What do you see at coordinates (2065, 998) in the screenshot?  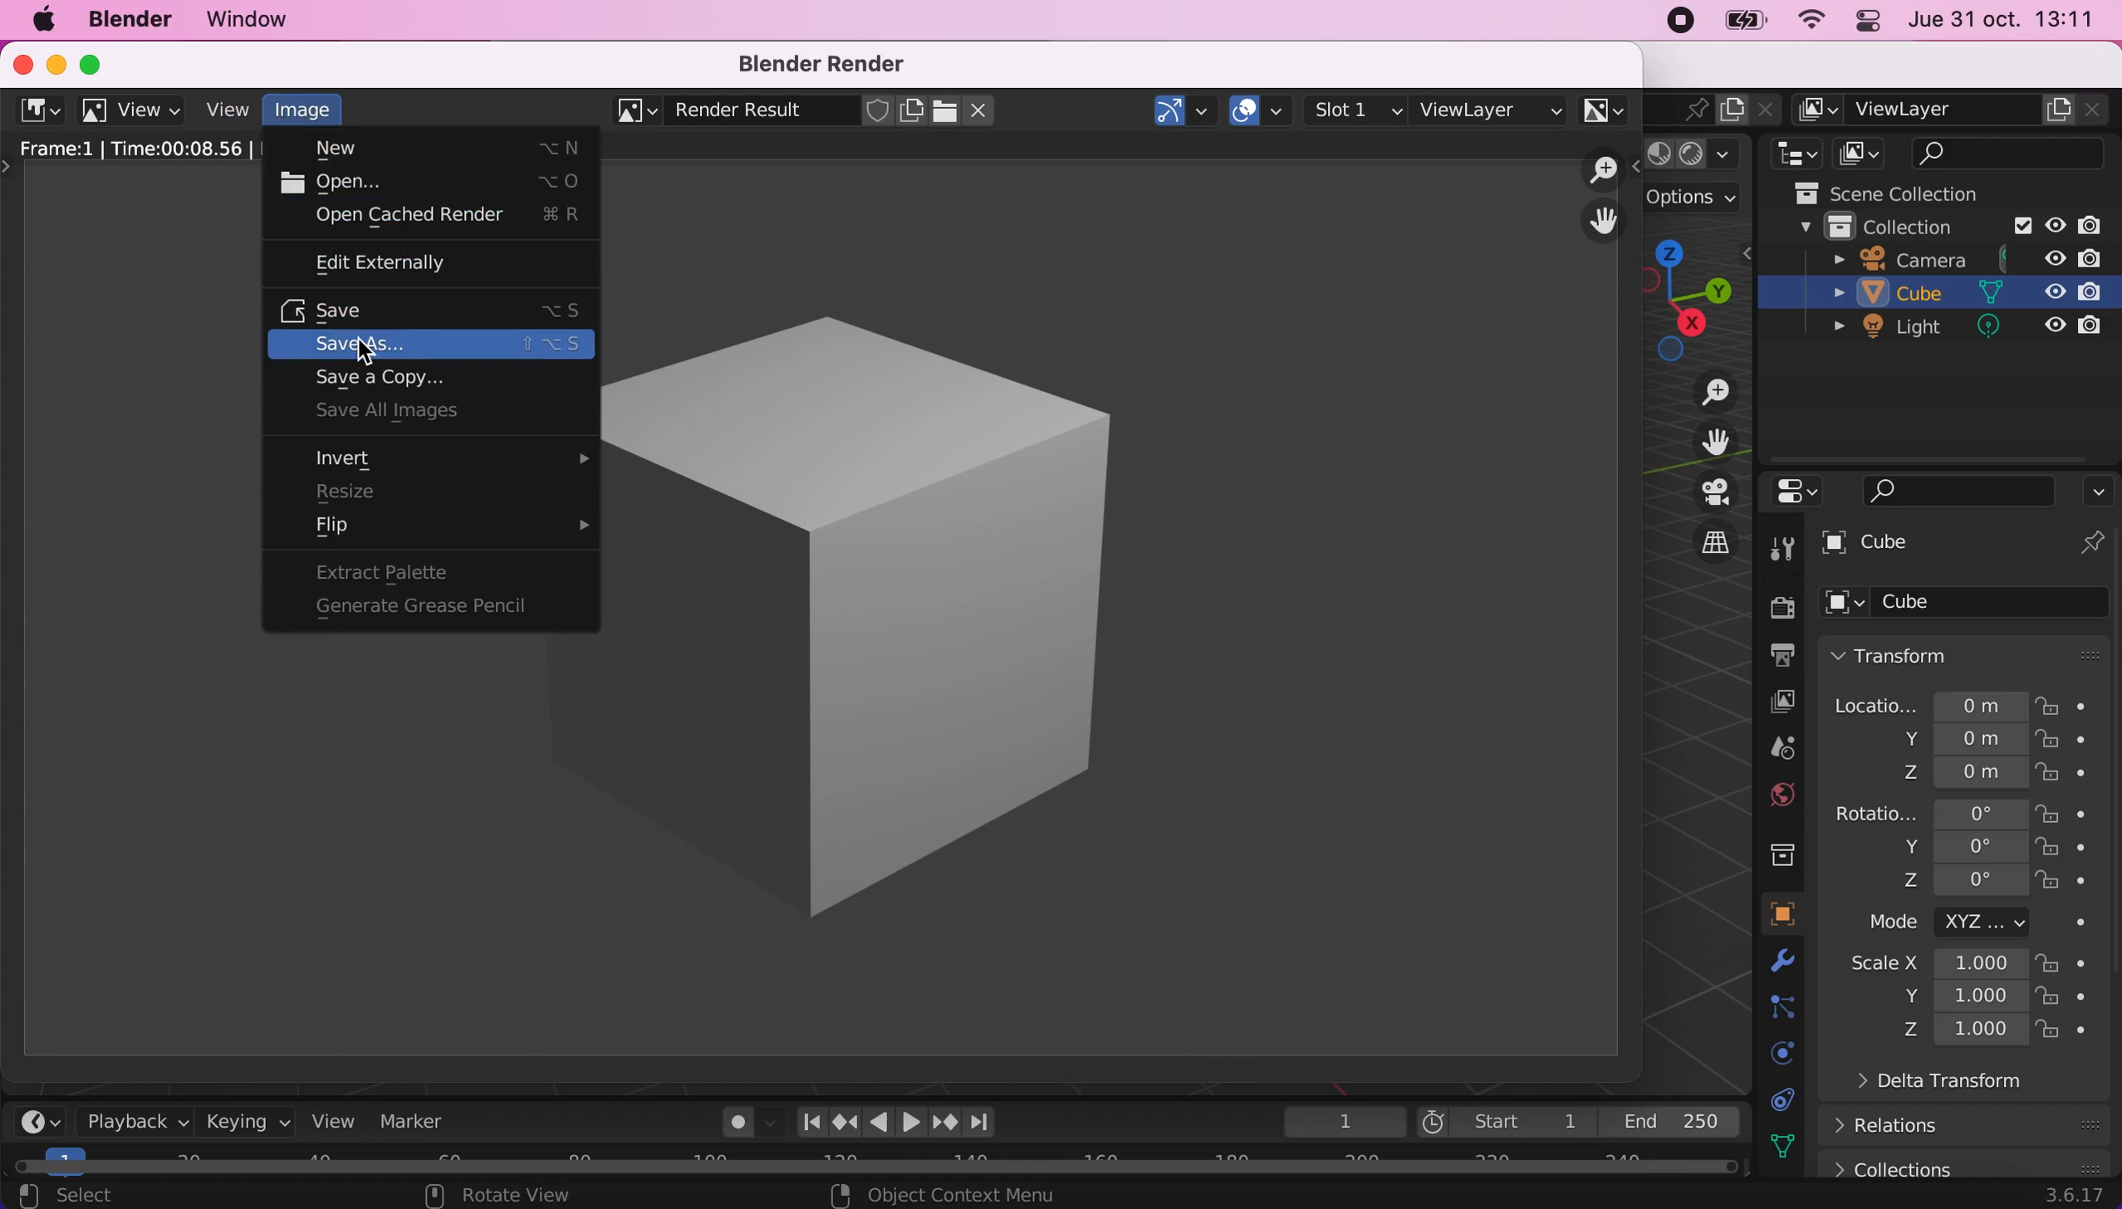 I see `lock` at bounding box center [2065, 998].